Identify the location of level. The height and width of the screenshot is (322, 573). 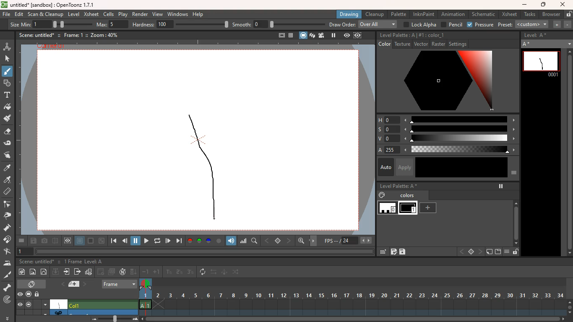
(409, 208).